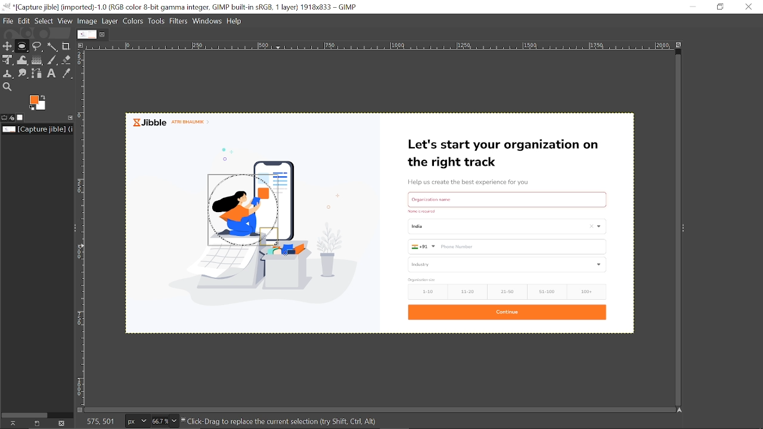  What do you see at coordinates (240, 209) in the screenshot?
I see `Circular selection created` at bounding box center [240, 209].